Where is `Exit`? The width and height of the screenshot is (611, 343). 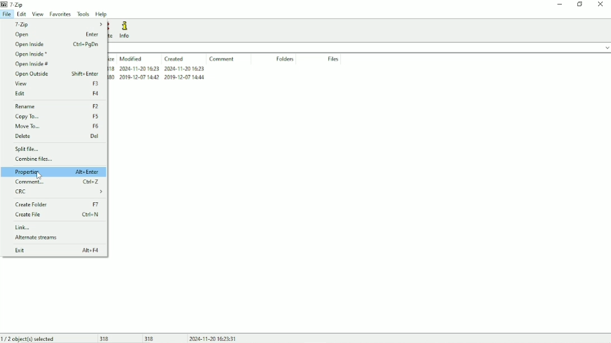 Exit is located at coordinates (58, 251).